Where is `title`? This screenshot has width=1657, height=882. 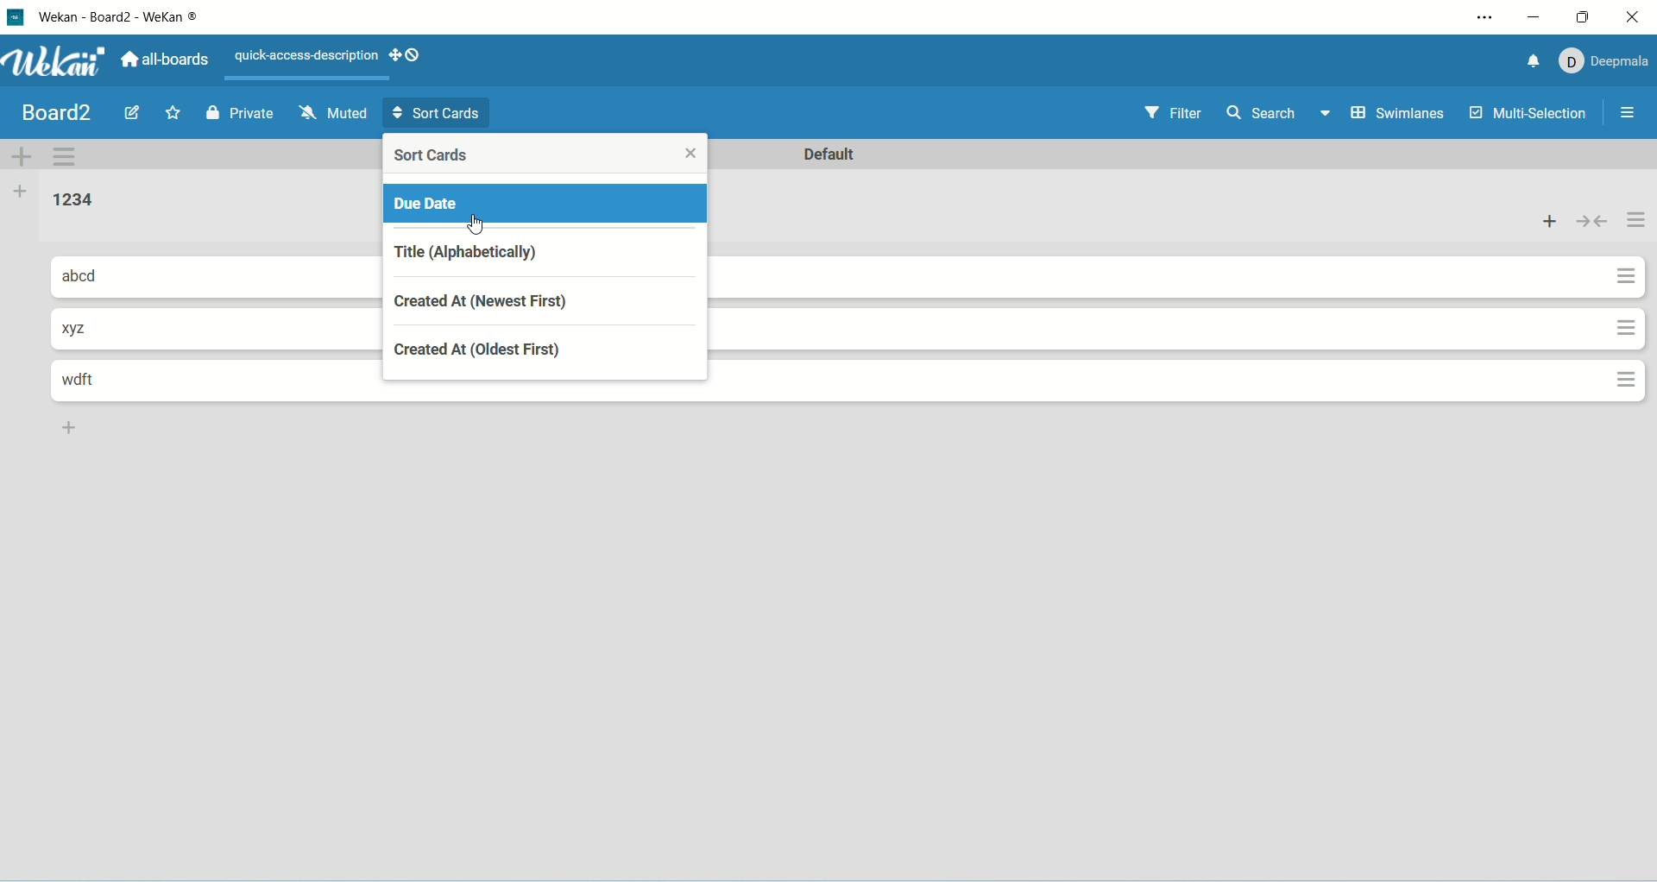
title is located at coordinates (134, 18).